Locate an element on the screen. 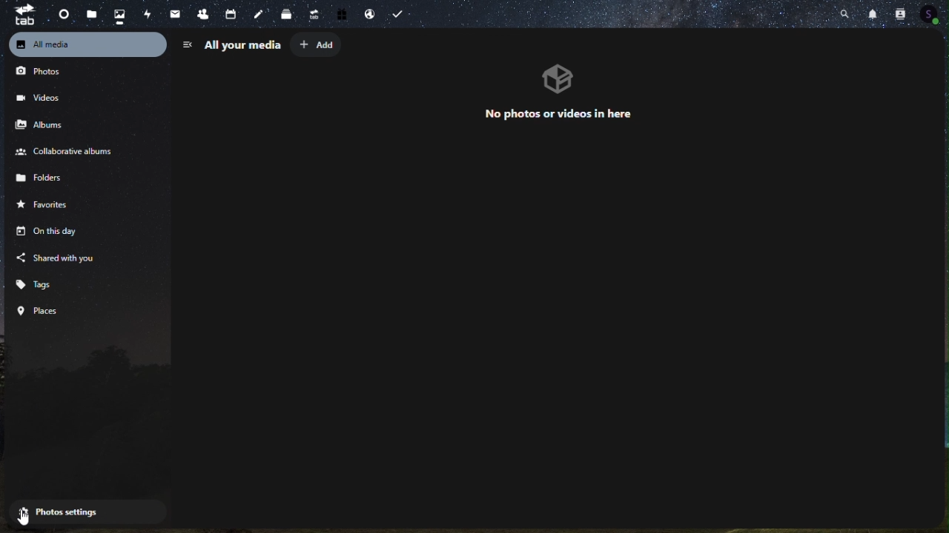 The image size is (949, 533). task is located at coordinates (403, 13).